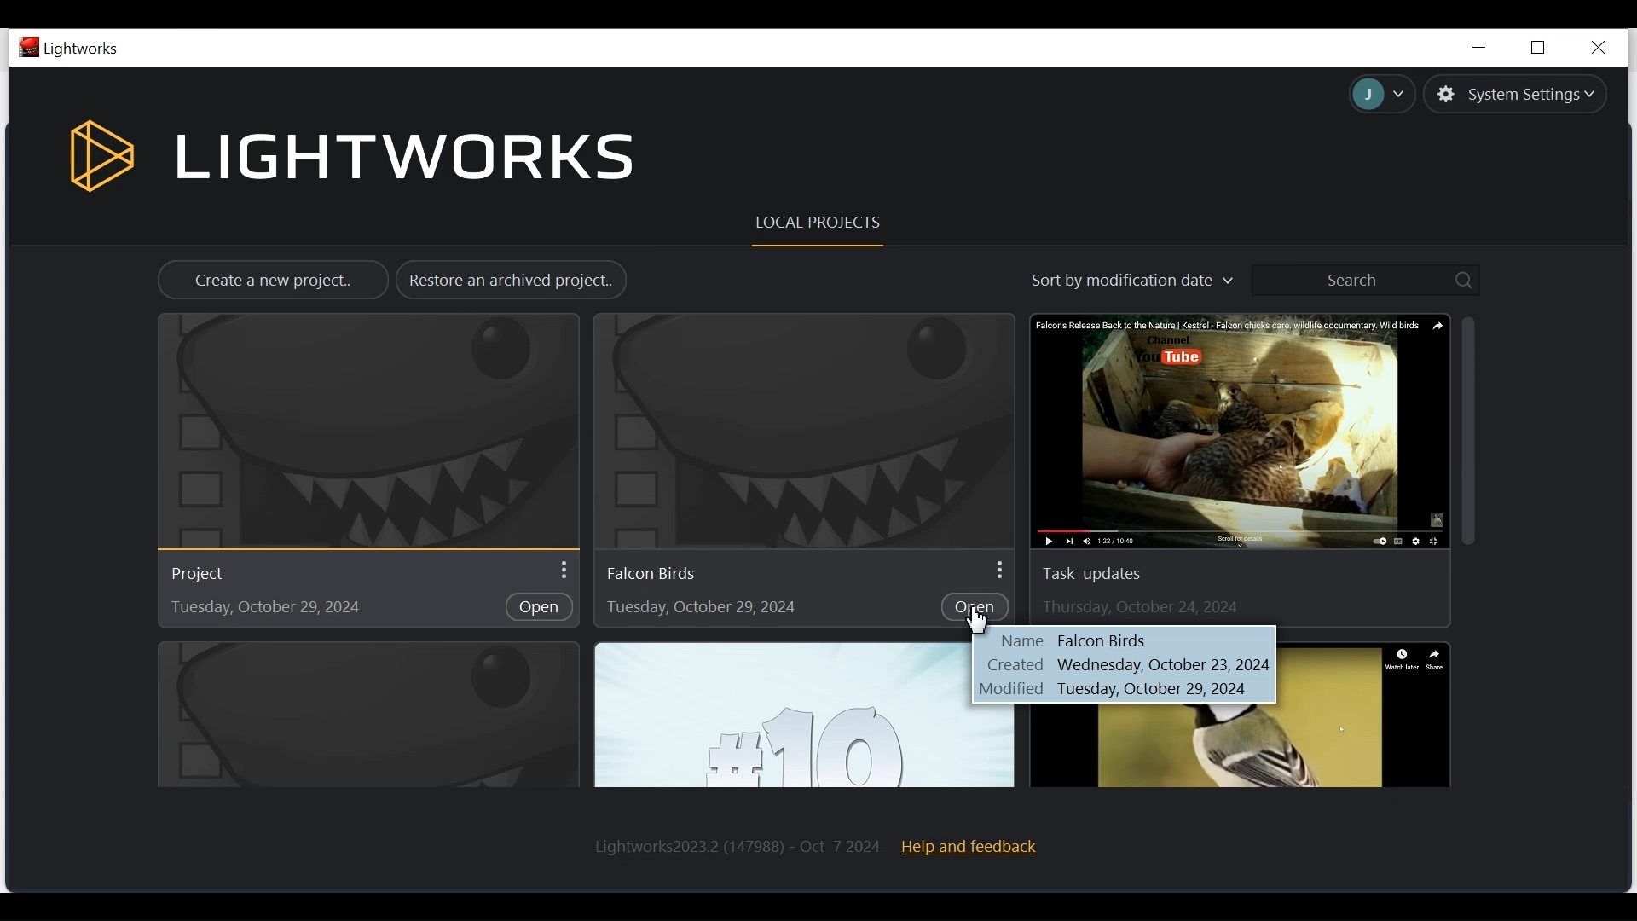 Image resolution: width=1637 pixels, height=921 pixels. What do you see at coordinates (979, 605) in the screenshot?
I see `Open` at bounding box center [979, 605].